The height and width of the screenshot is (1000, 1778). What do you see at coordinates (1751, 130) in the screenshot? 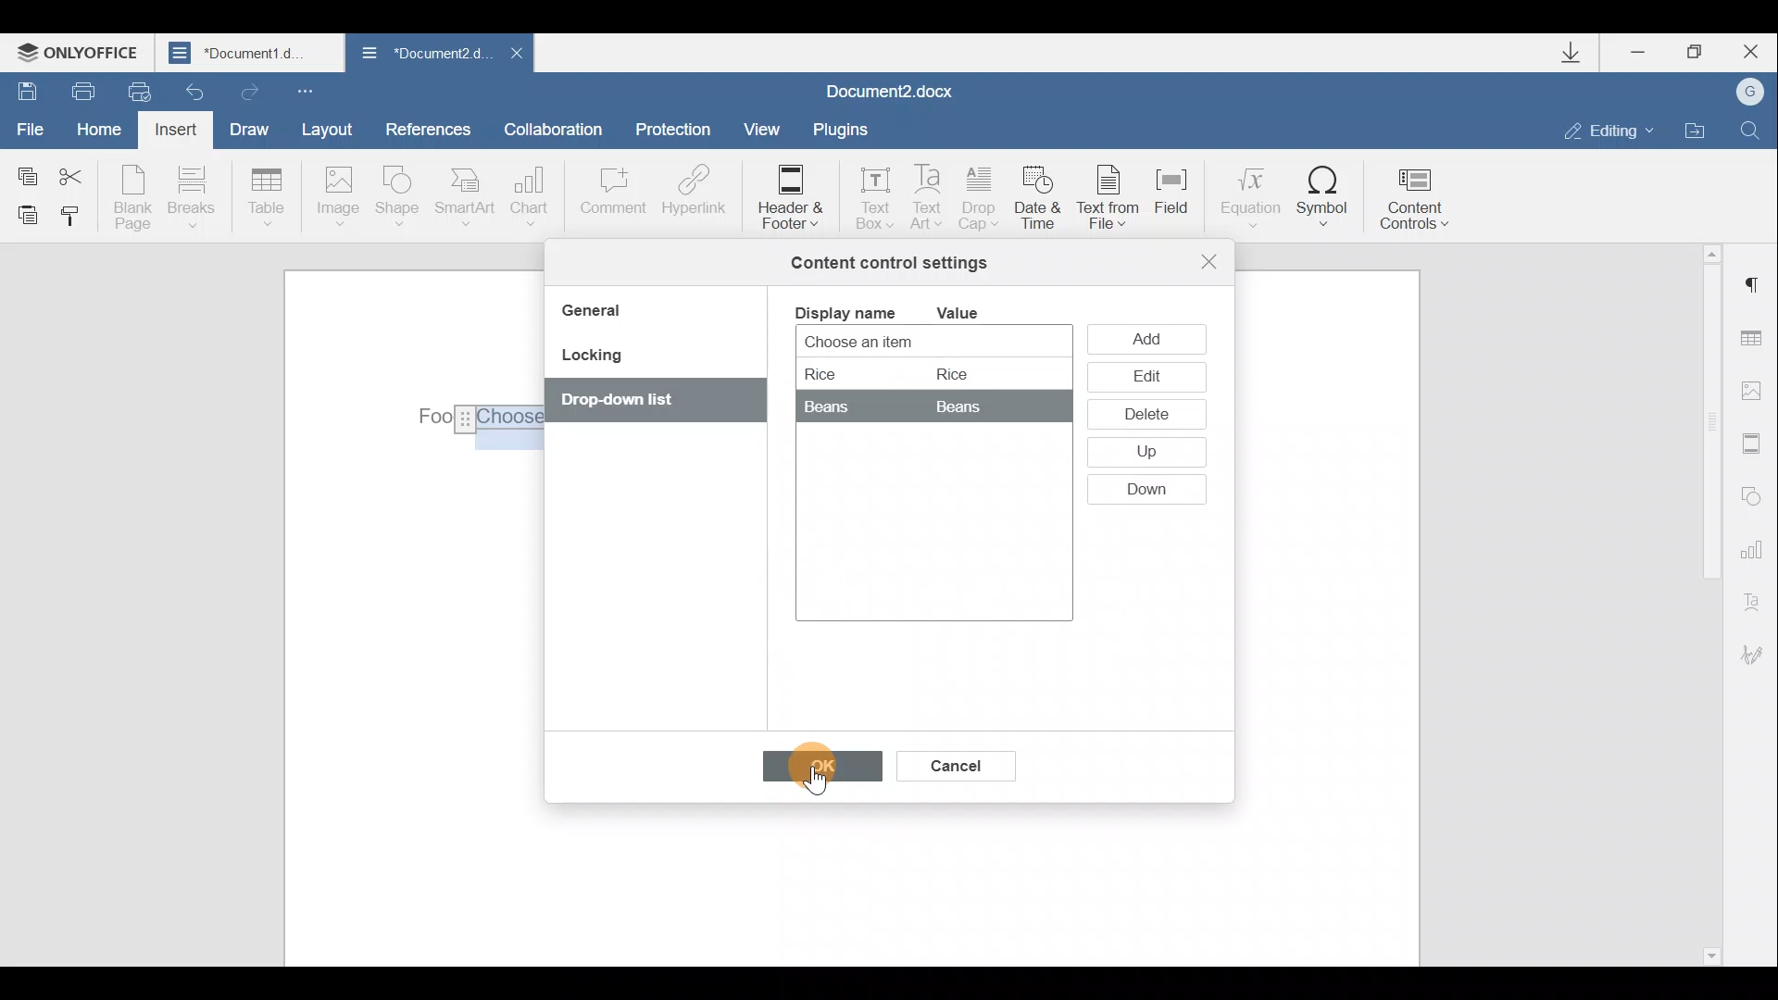
I see `Find` at bounding box center [1751, 130].